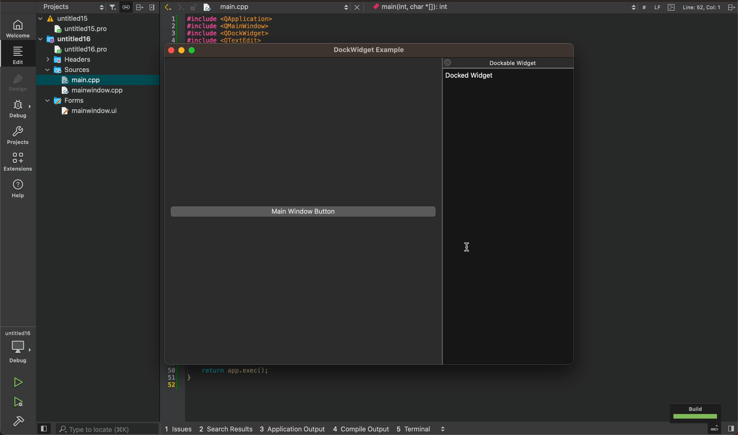 The height and width of the screenshot is (435, 738). What do you see at coordinates (185, 51) in the screenshot?
I see `window control buttons ` at bounding box center [185, 51].